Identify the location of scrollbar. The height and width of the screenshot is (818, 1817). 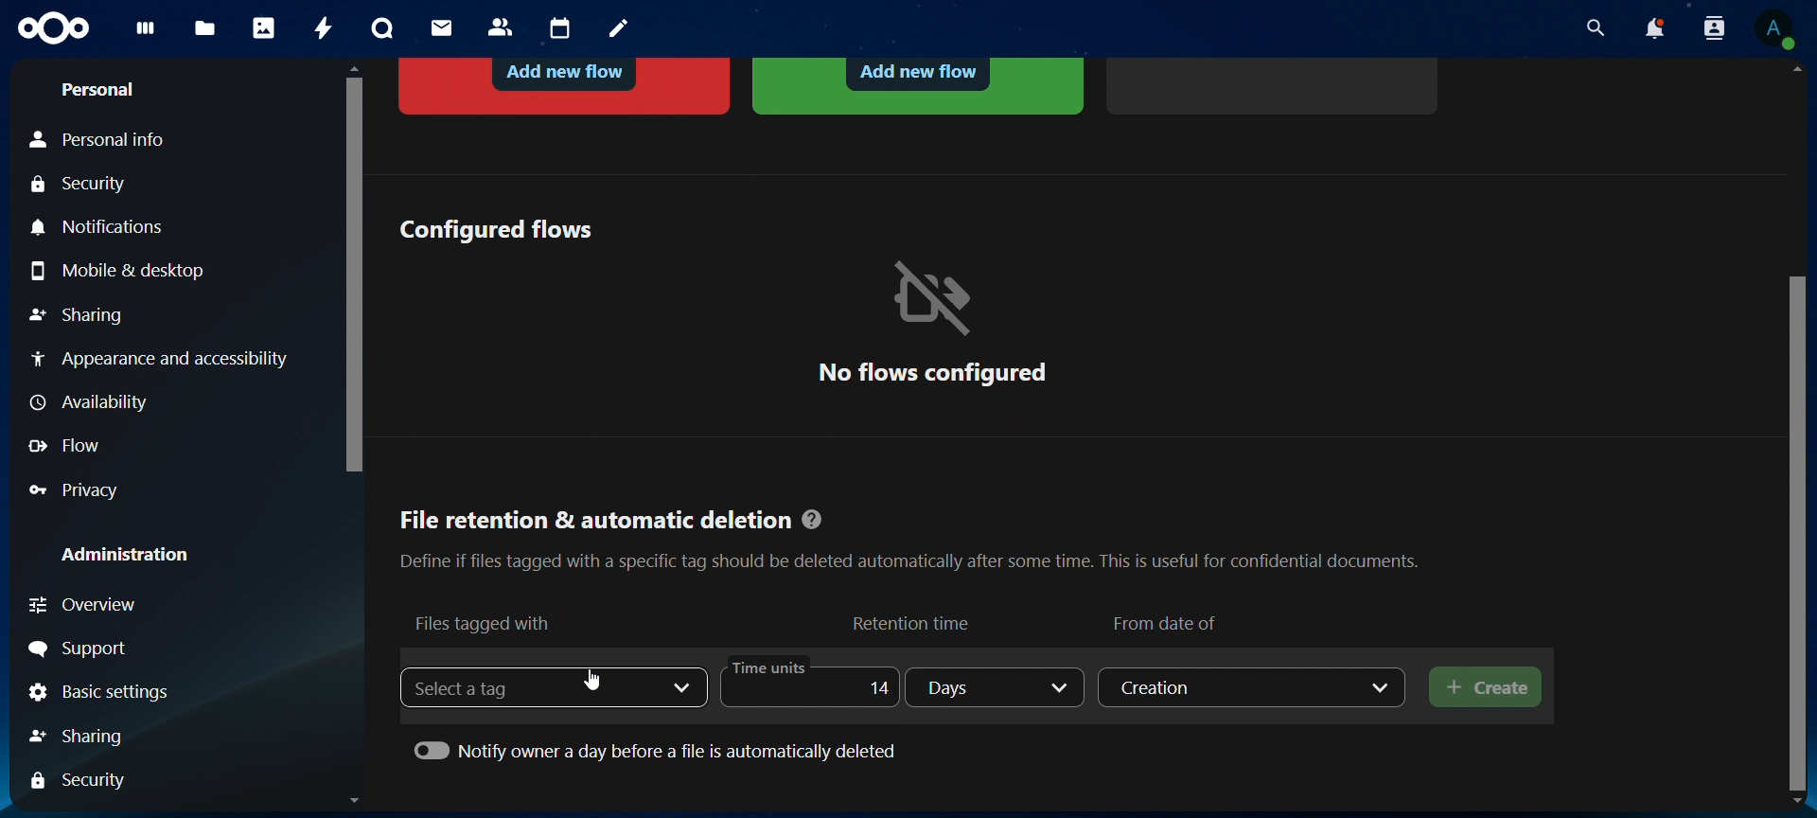
(1801, 529).